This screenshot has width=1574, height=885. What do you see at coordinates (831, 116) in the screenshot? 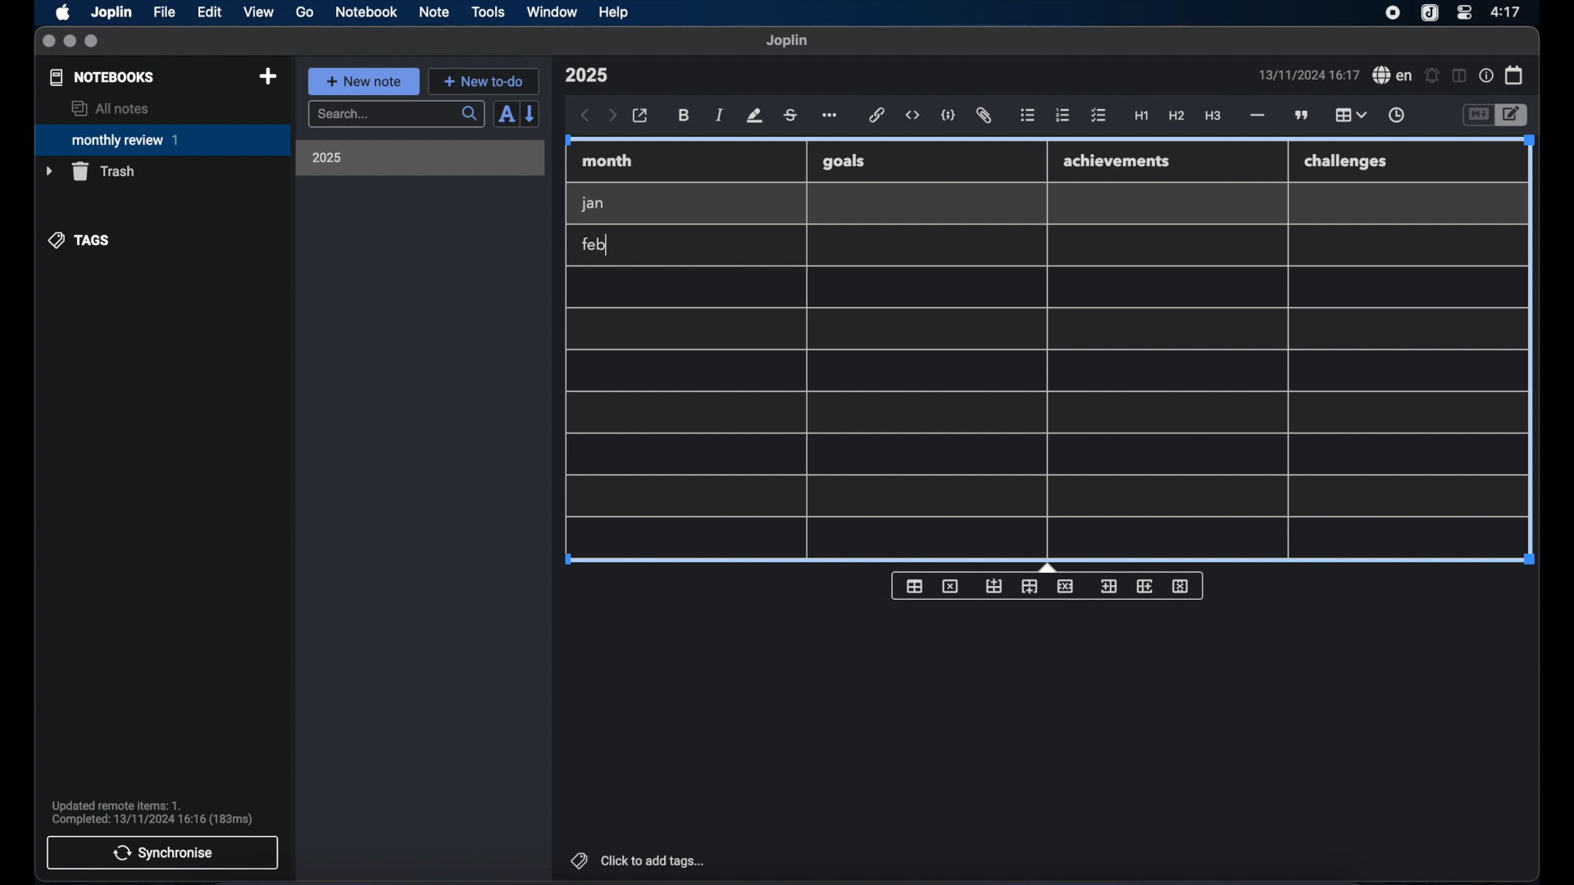
I see `more options` at bounding box center [831, 116].